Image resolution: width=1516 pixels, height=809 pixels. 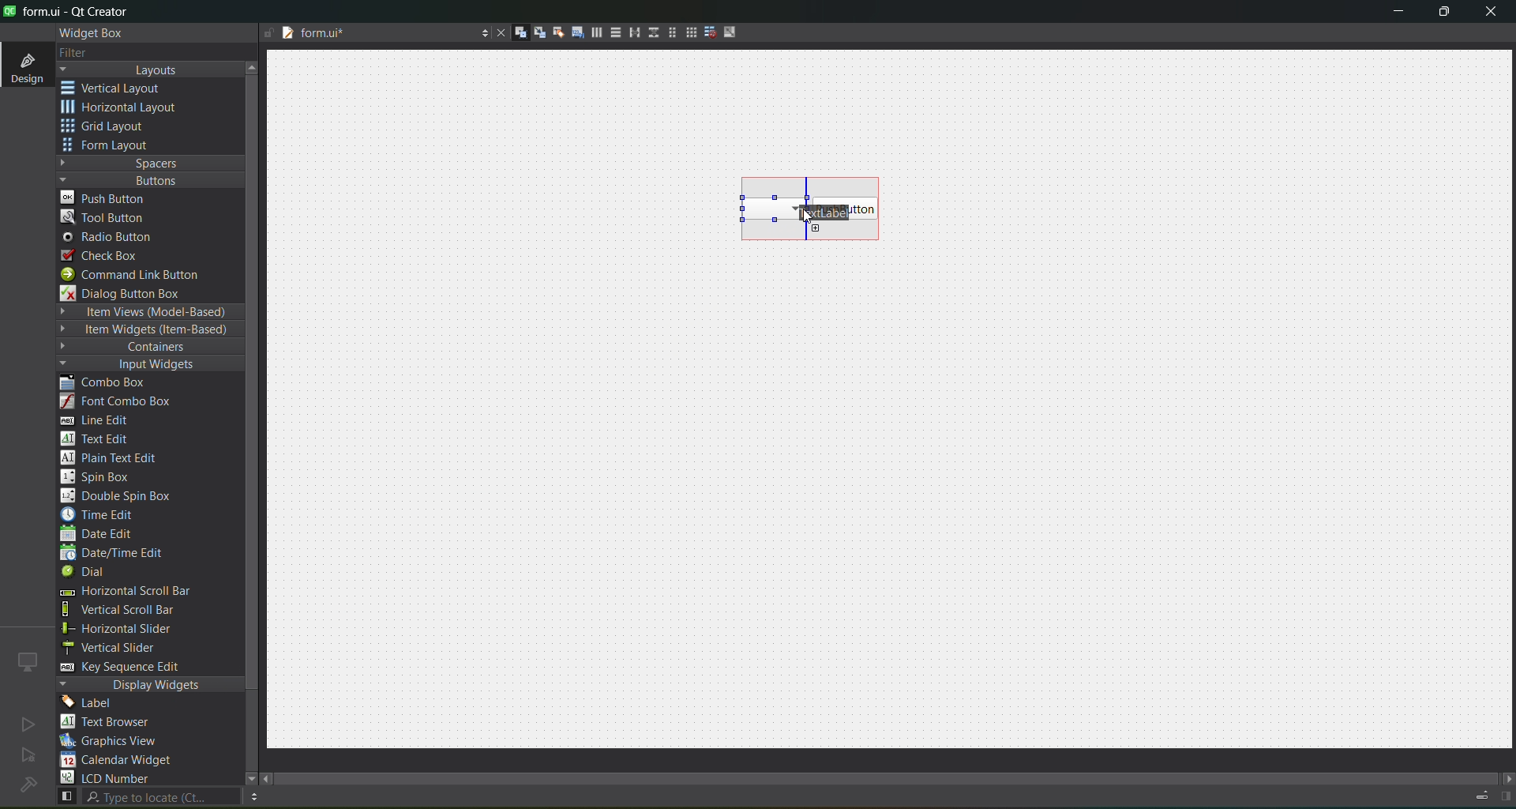 I want to click on calendar, so click(x=118, y=762).